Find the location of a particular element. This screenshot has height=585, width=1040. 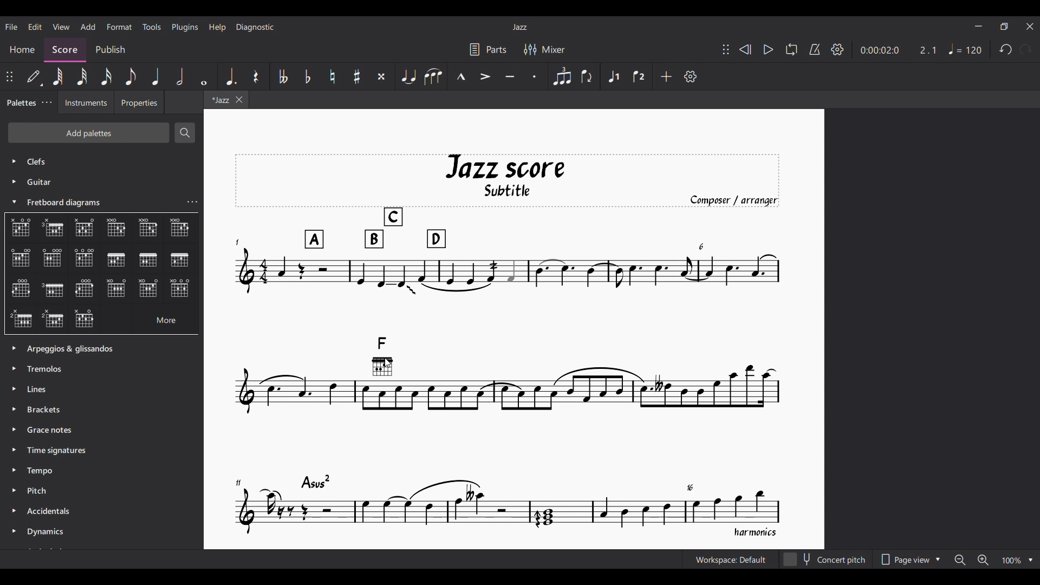

Toggle natural is located at coordinates (333, 76).